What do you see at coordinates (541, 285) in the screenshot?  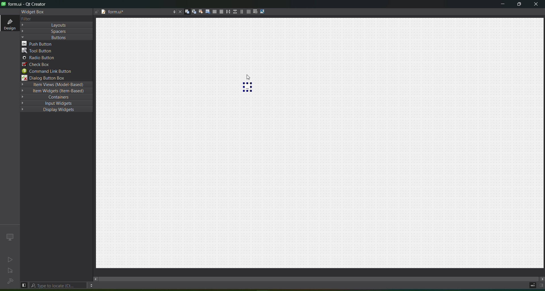 I see `show right panel` at bounding box center [541, 285].